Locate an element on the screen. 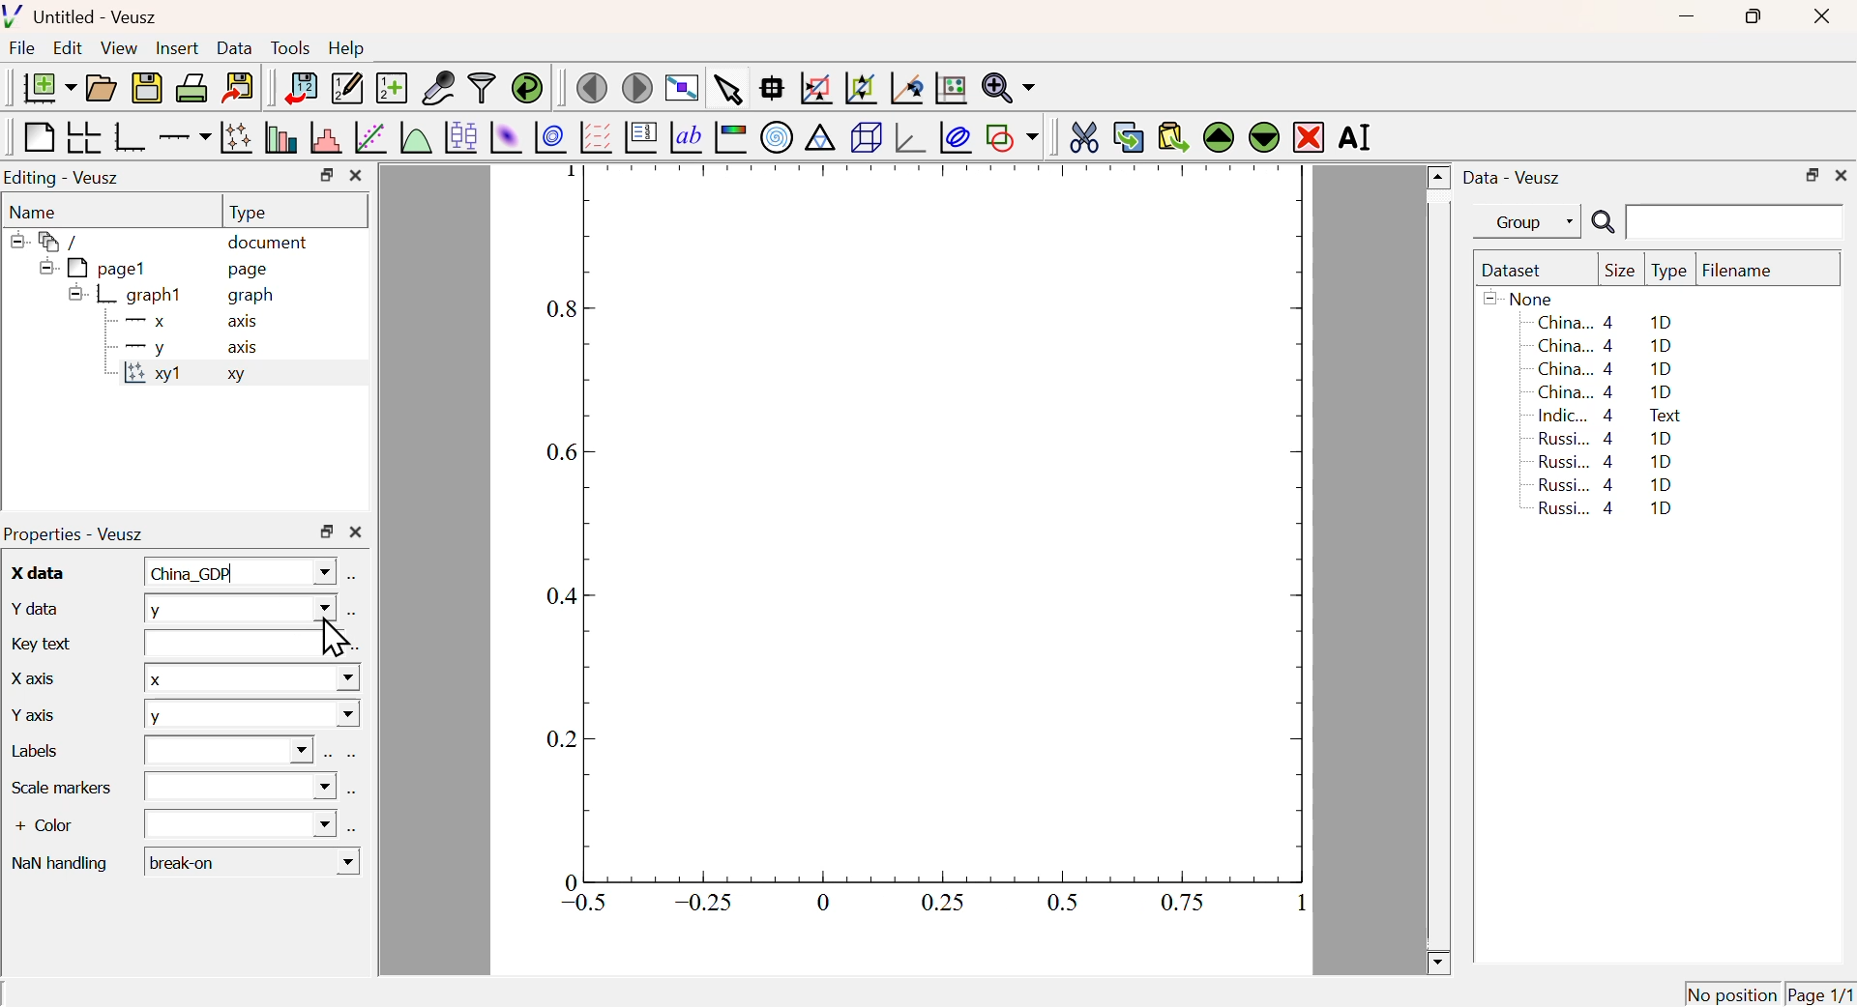 Image resolution: width=1857 pixels, height=1007 pixels. Cut is located at coordinates (1083, 135).